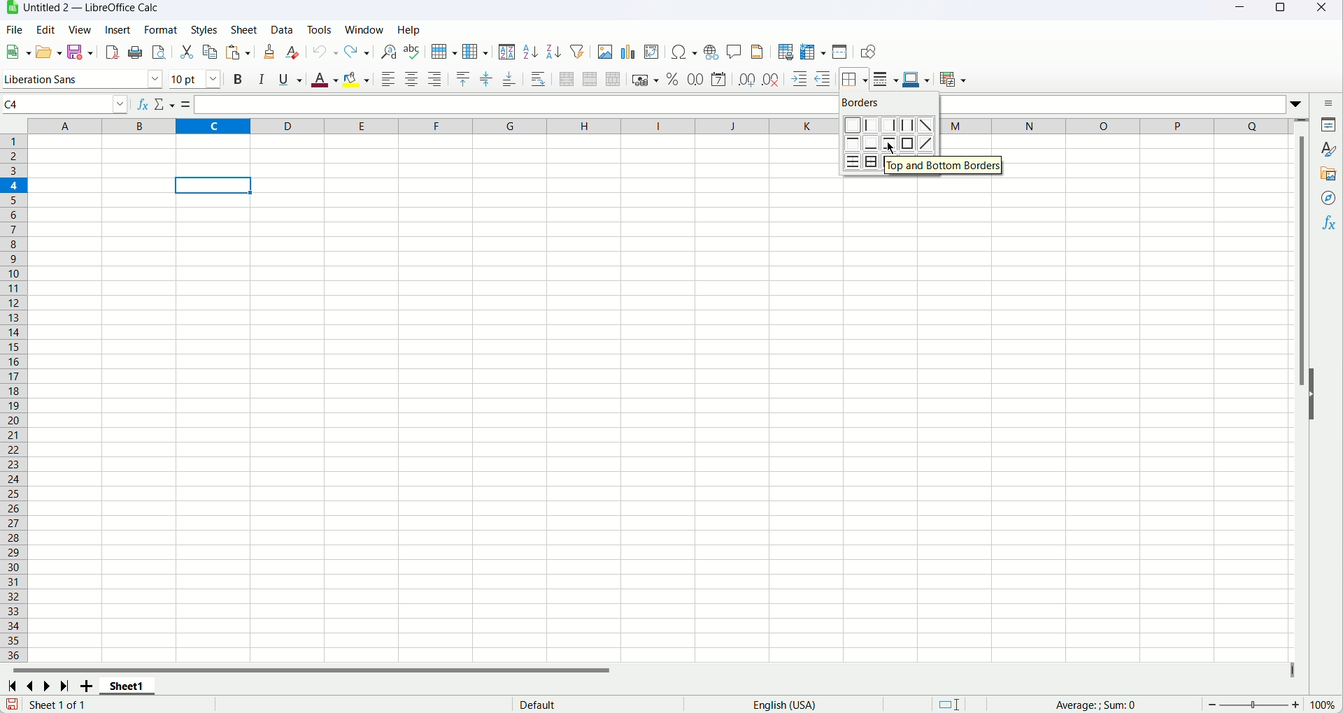 The width and height of the screenshot is (1343, 713). I want to click on Insert comment, so click(734, 50).